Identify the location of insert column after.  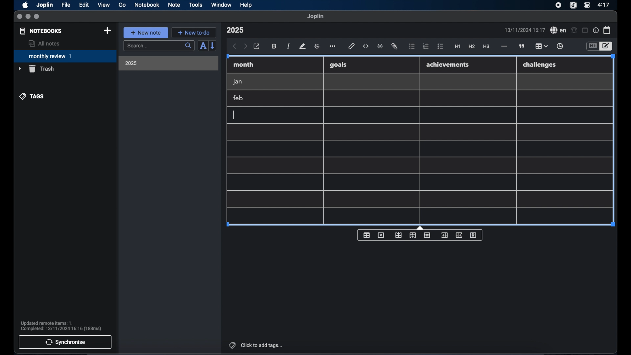
(459, 235).